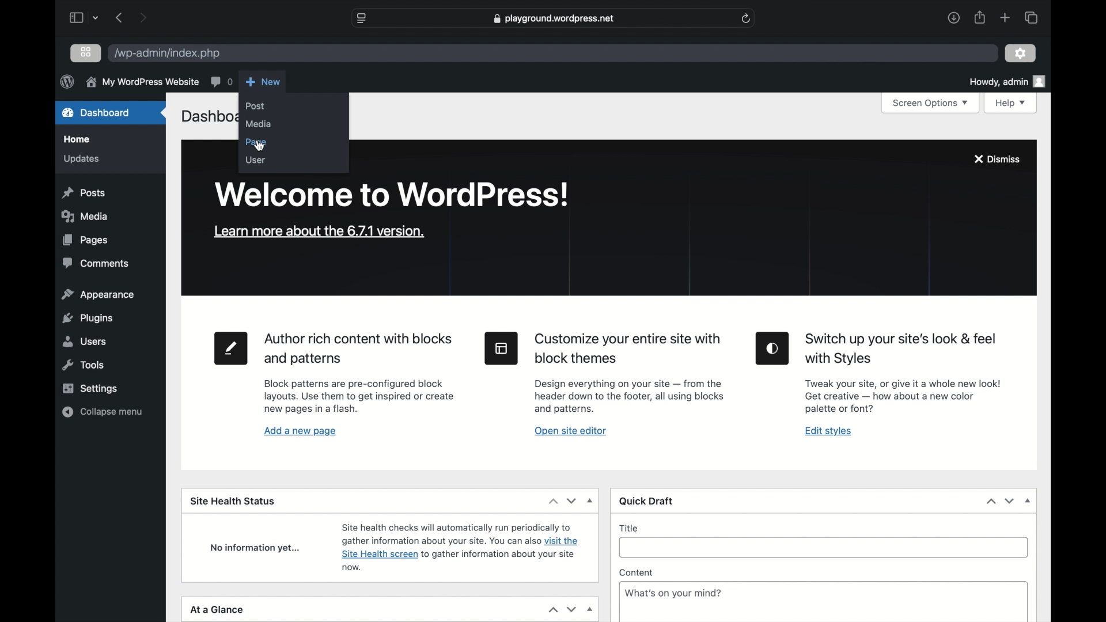  I want to click on headline, so click(361, 349).